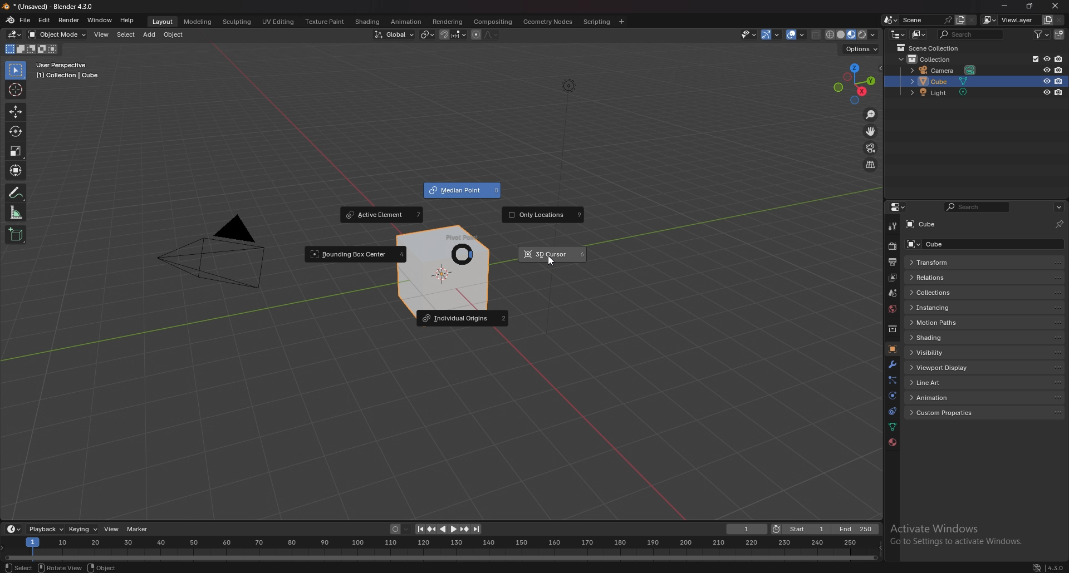 This screenshot has width=1069, height=573. I want to click on uv editing, so click(278, 22).